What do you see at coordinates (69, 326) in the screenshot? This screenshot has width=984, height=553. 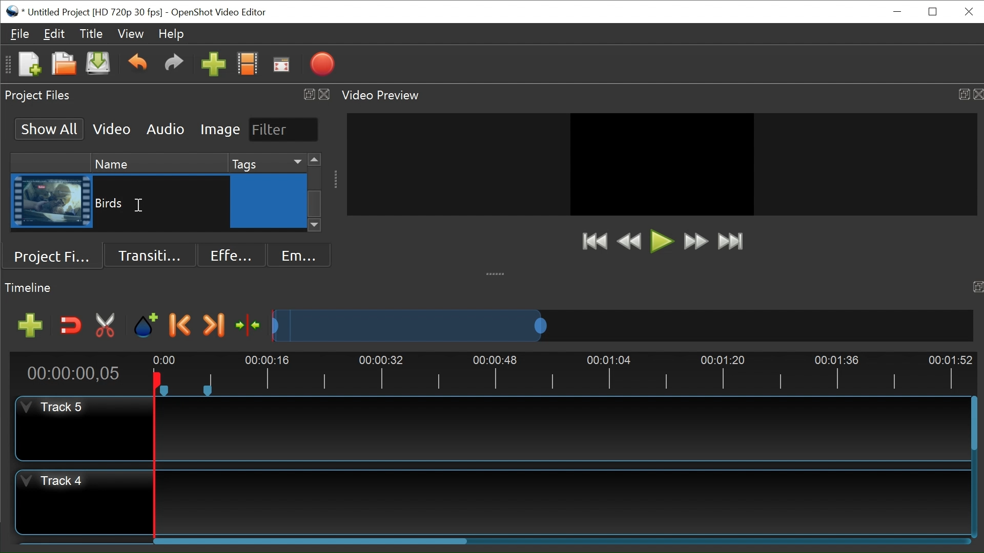 I see `Snap` at bounding box center [69, 326].